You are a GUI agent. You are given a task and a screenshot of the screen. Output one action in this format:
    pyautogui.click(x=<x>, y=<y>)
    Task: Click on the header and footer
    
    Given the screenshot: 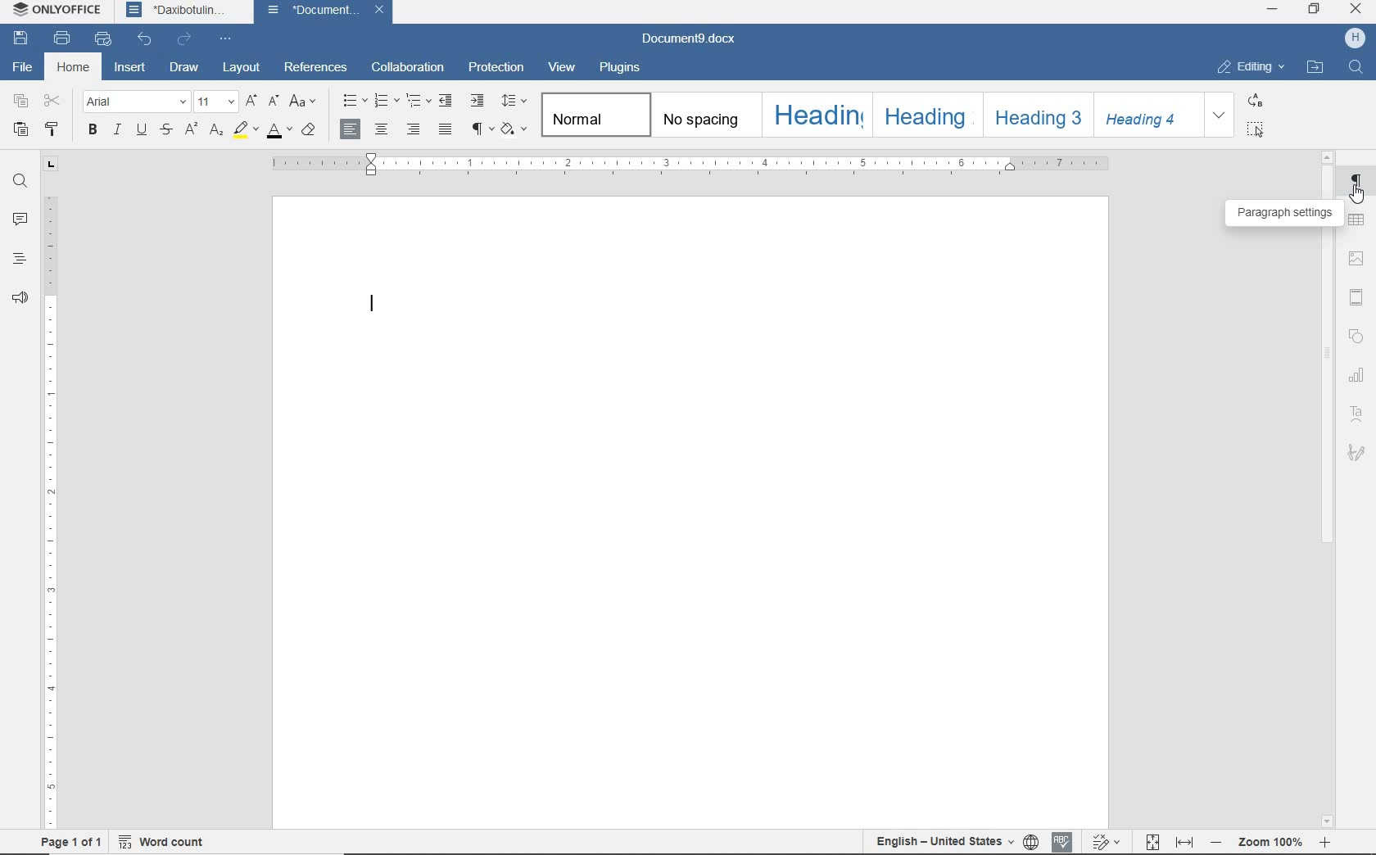 What is the action you would take?
    pyautogui.click(x=1356, y=296)
    